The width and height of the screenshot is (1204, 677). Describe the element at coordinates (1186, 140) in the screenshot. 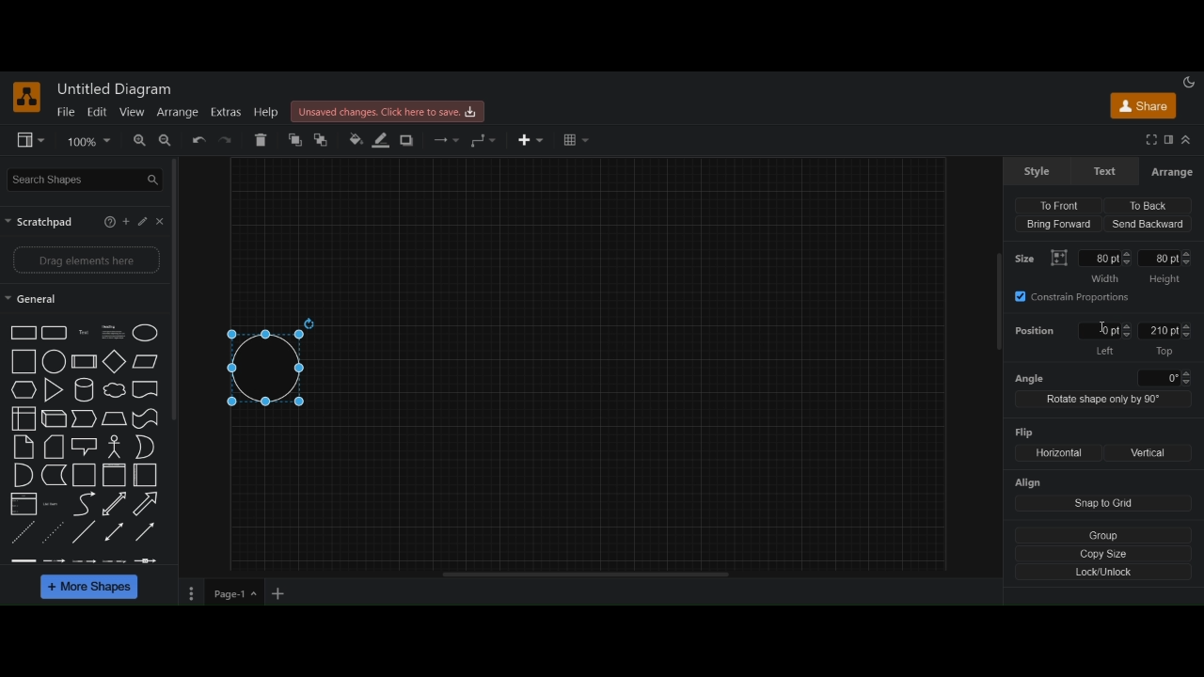

I see `collapse/expand` at that location.